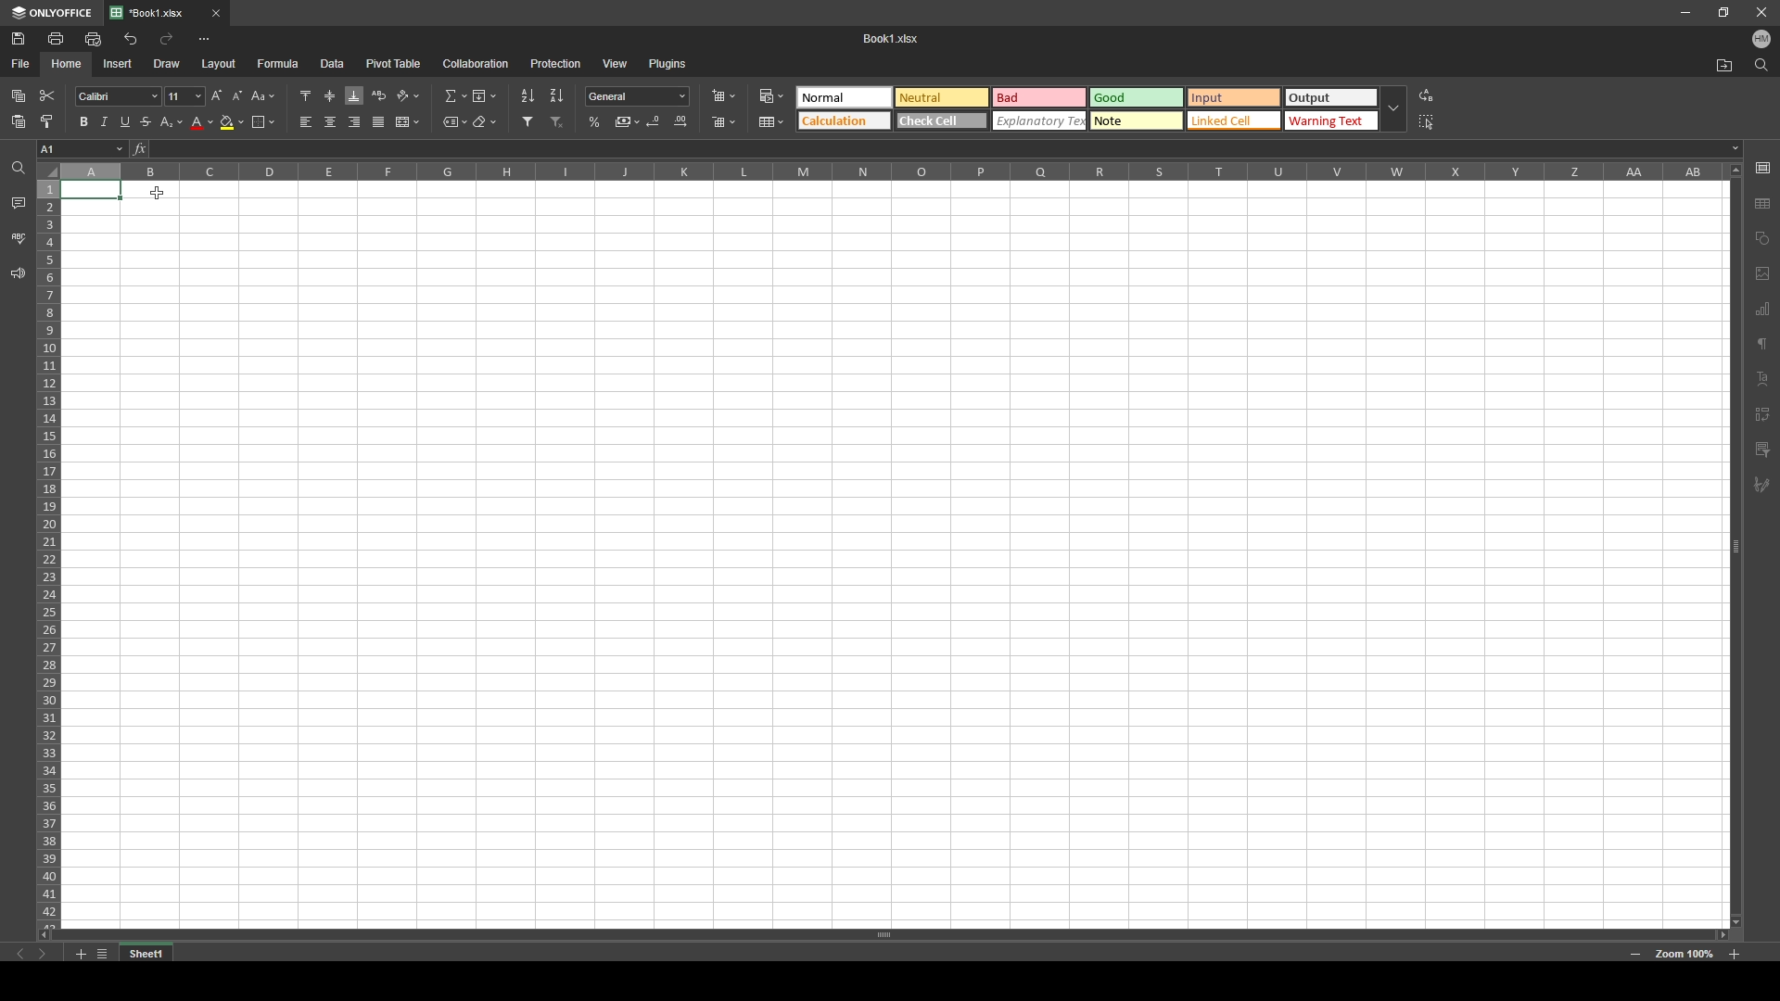  Describe the element at coordinates (842, 96) in the screenshot. I see `Neutral` at that location.